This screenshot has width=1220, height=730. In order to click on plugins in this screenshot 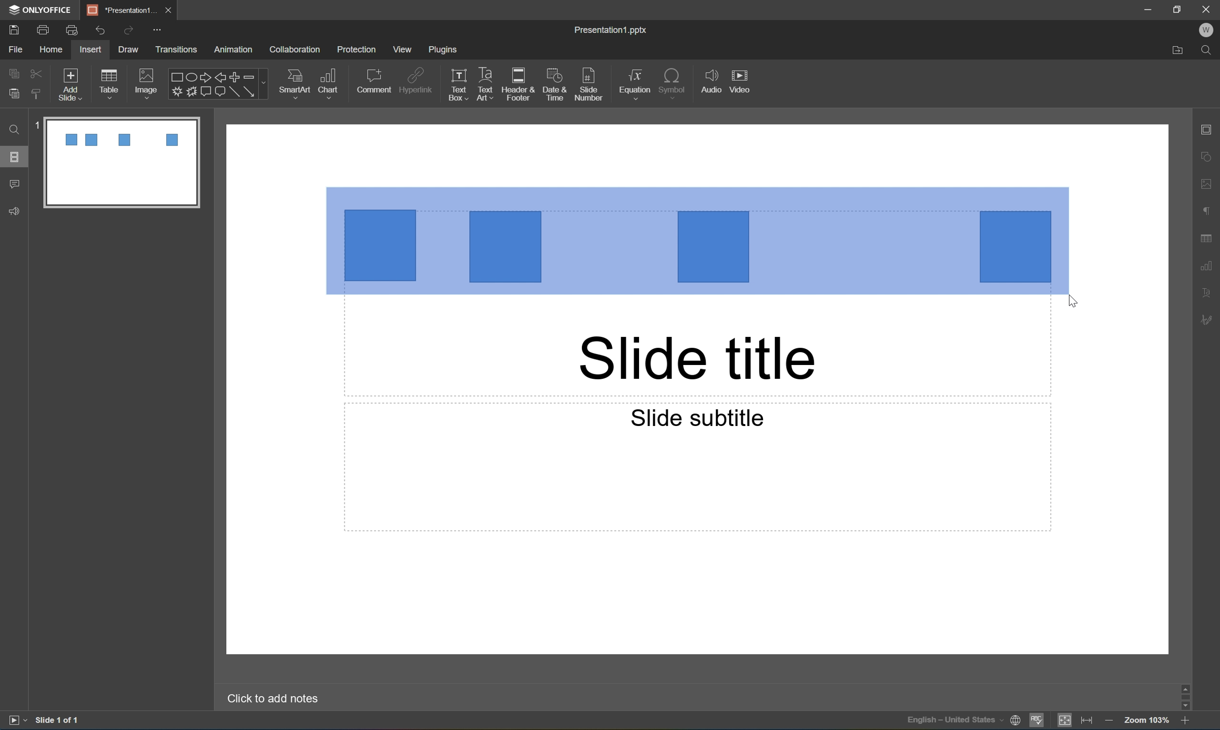, I will do `click(445, 50)`.